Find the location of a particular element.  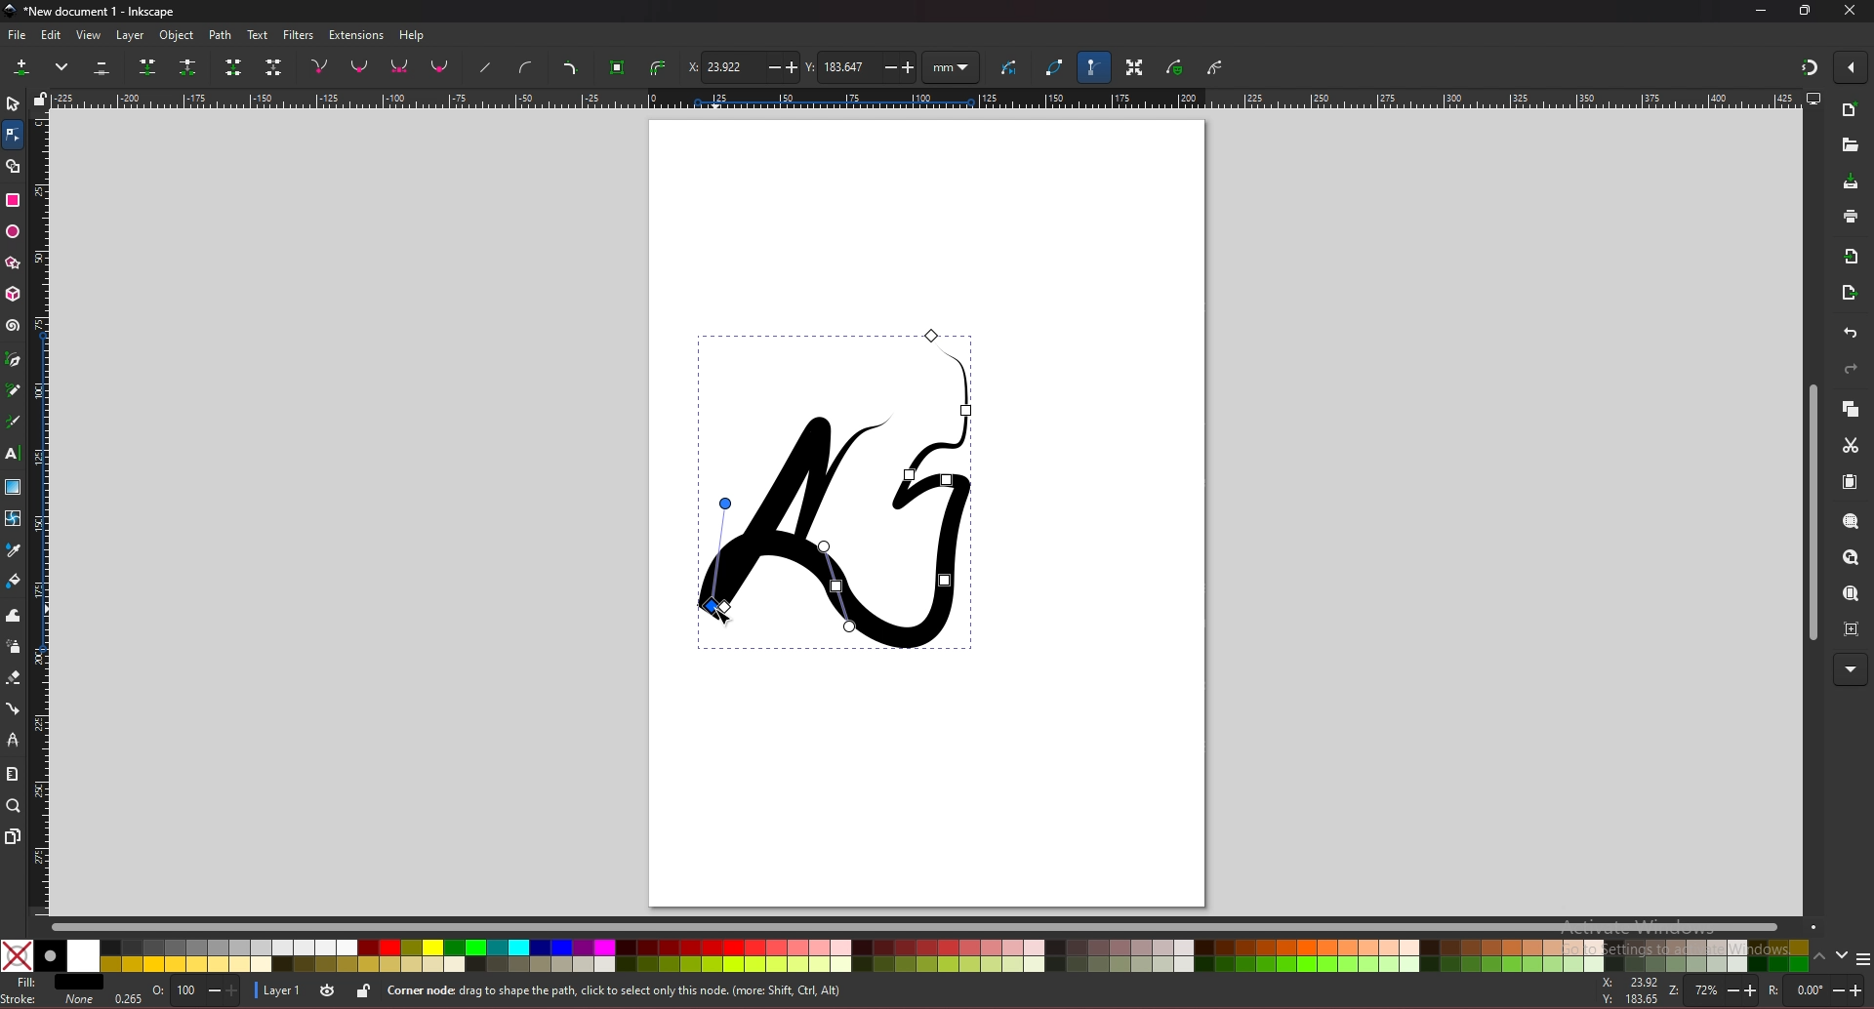

shape builder is located at coordinates (14, 166).